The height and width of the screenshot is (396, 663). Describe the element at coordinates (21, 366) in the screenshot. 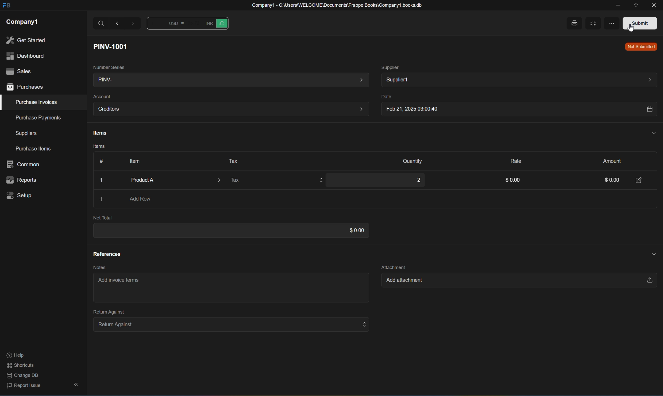

I see `shortcuts` at that location.